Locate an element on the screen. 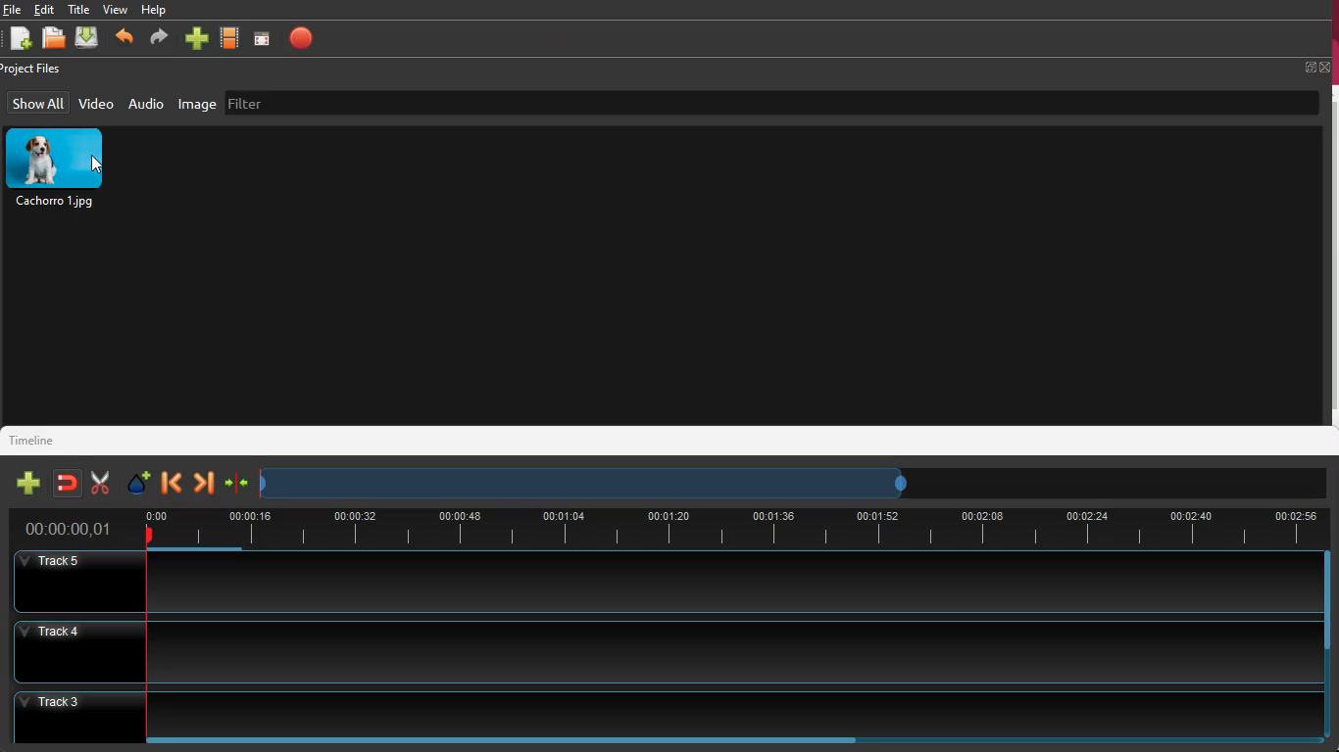  track4 is located at coordinates (656, 649).